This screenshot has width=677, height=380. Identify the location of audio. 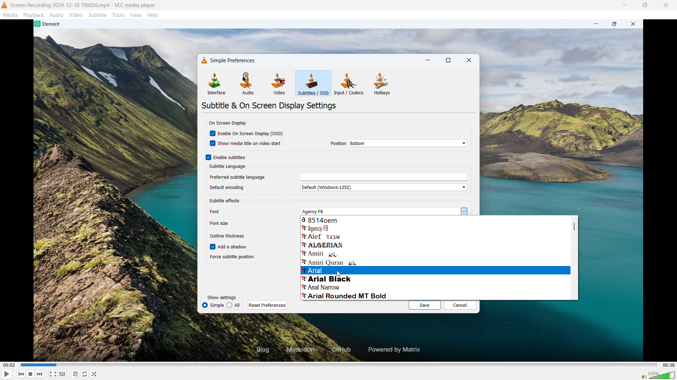
(57, 14).